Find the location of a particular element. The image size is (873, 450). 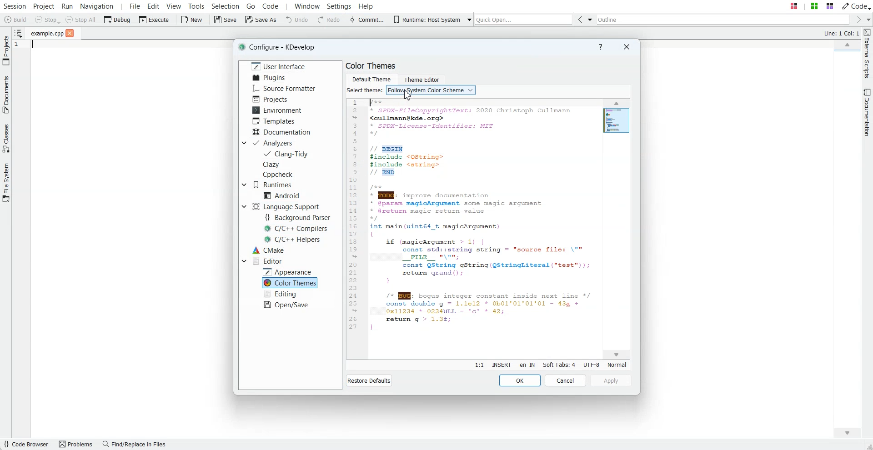

Drop Down box is located at coordinates (244, 185).